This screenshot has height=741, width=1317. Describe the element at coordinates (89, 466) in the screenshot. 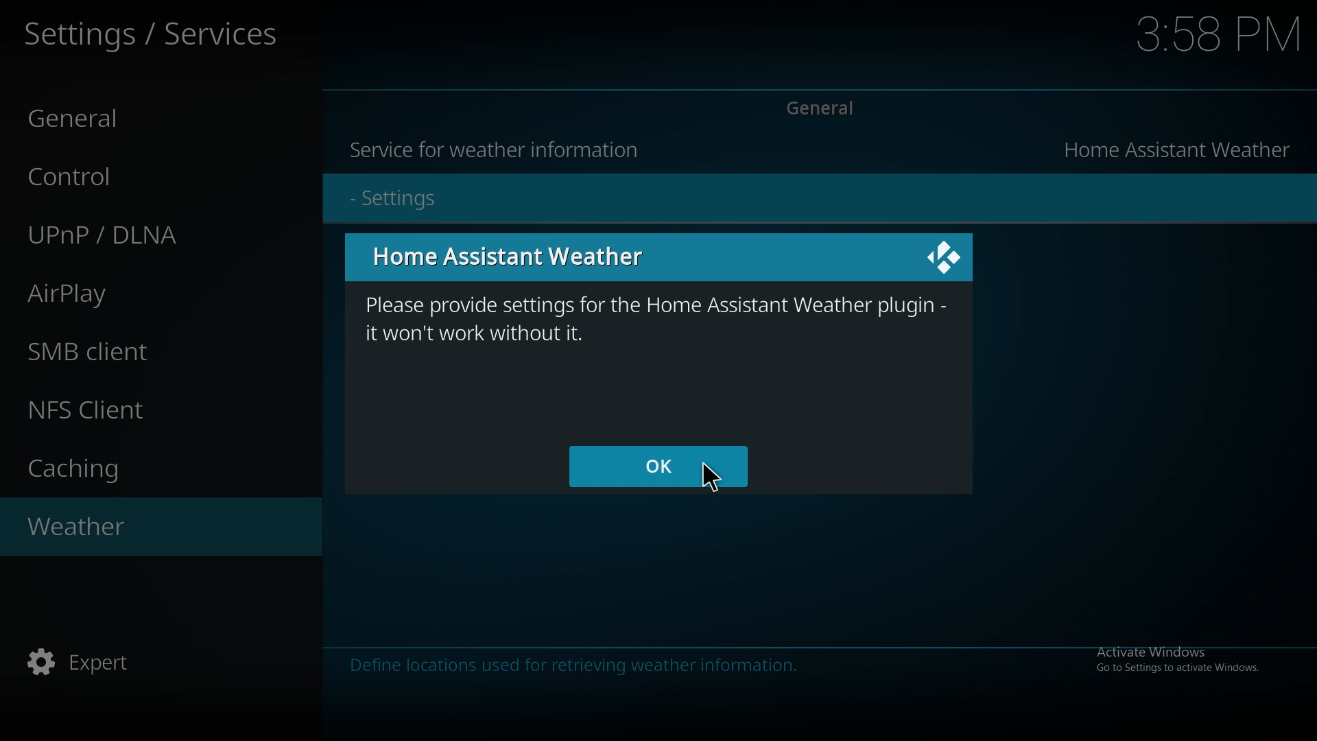

I see `Caching` at that location.